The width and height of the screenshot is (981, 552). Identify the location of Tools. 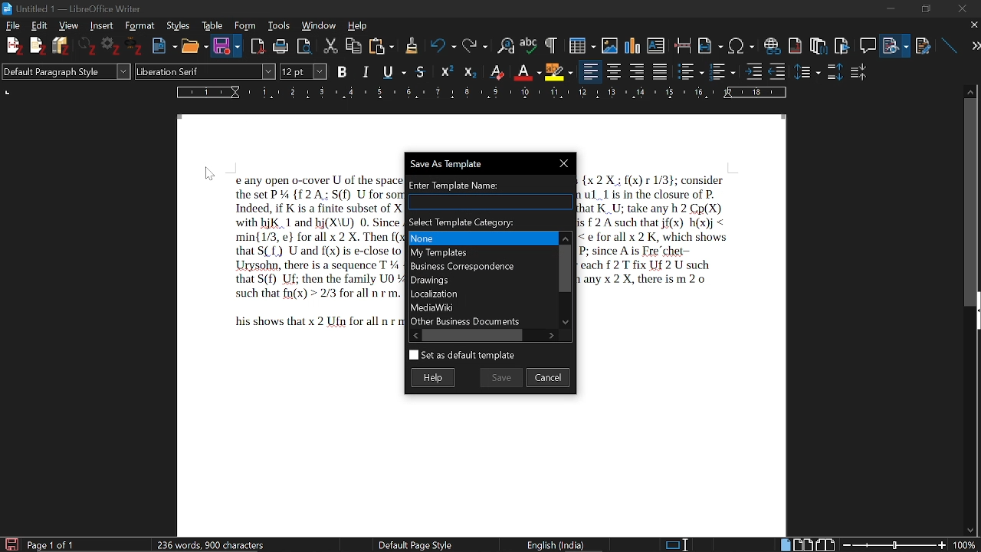
(277, 25).